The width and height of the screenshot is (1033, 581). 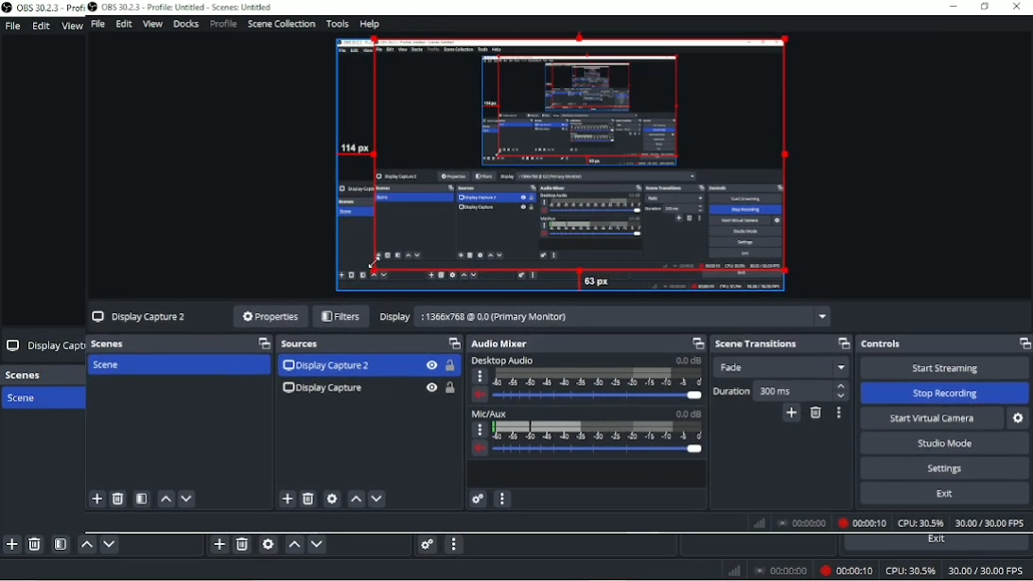 What do you see at coordinates (321, 388) in the screenshot?
I see `Display Capture` at bounding box center [321, 388].